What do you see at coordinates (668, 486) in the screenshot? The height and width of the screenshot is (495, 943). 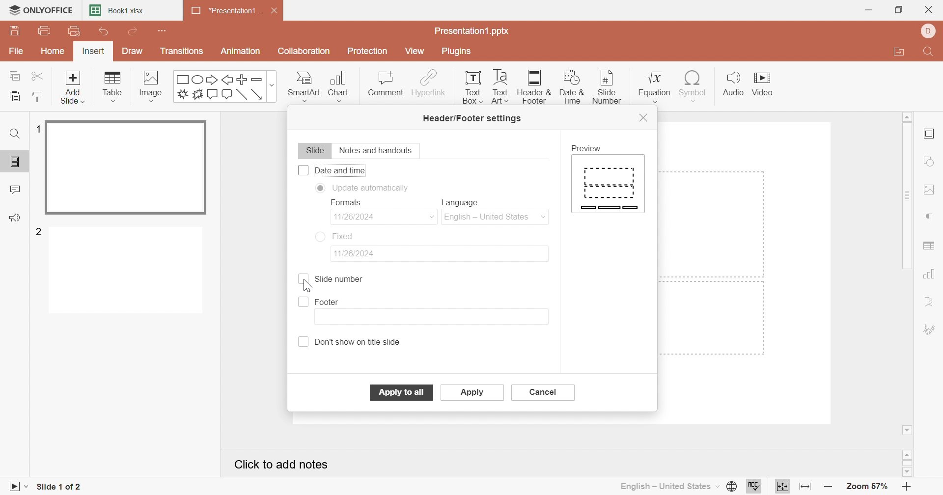 I see `English - United States` at bounding box center [668, 486].